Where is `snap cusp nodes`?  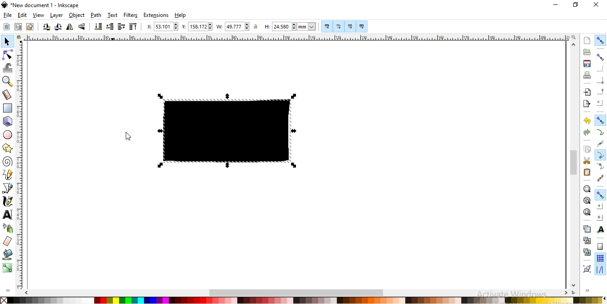 snap cusp nodes is located at coordinates (600, 155).